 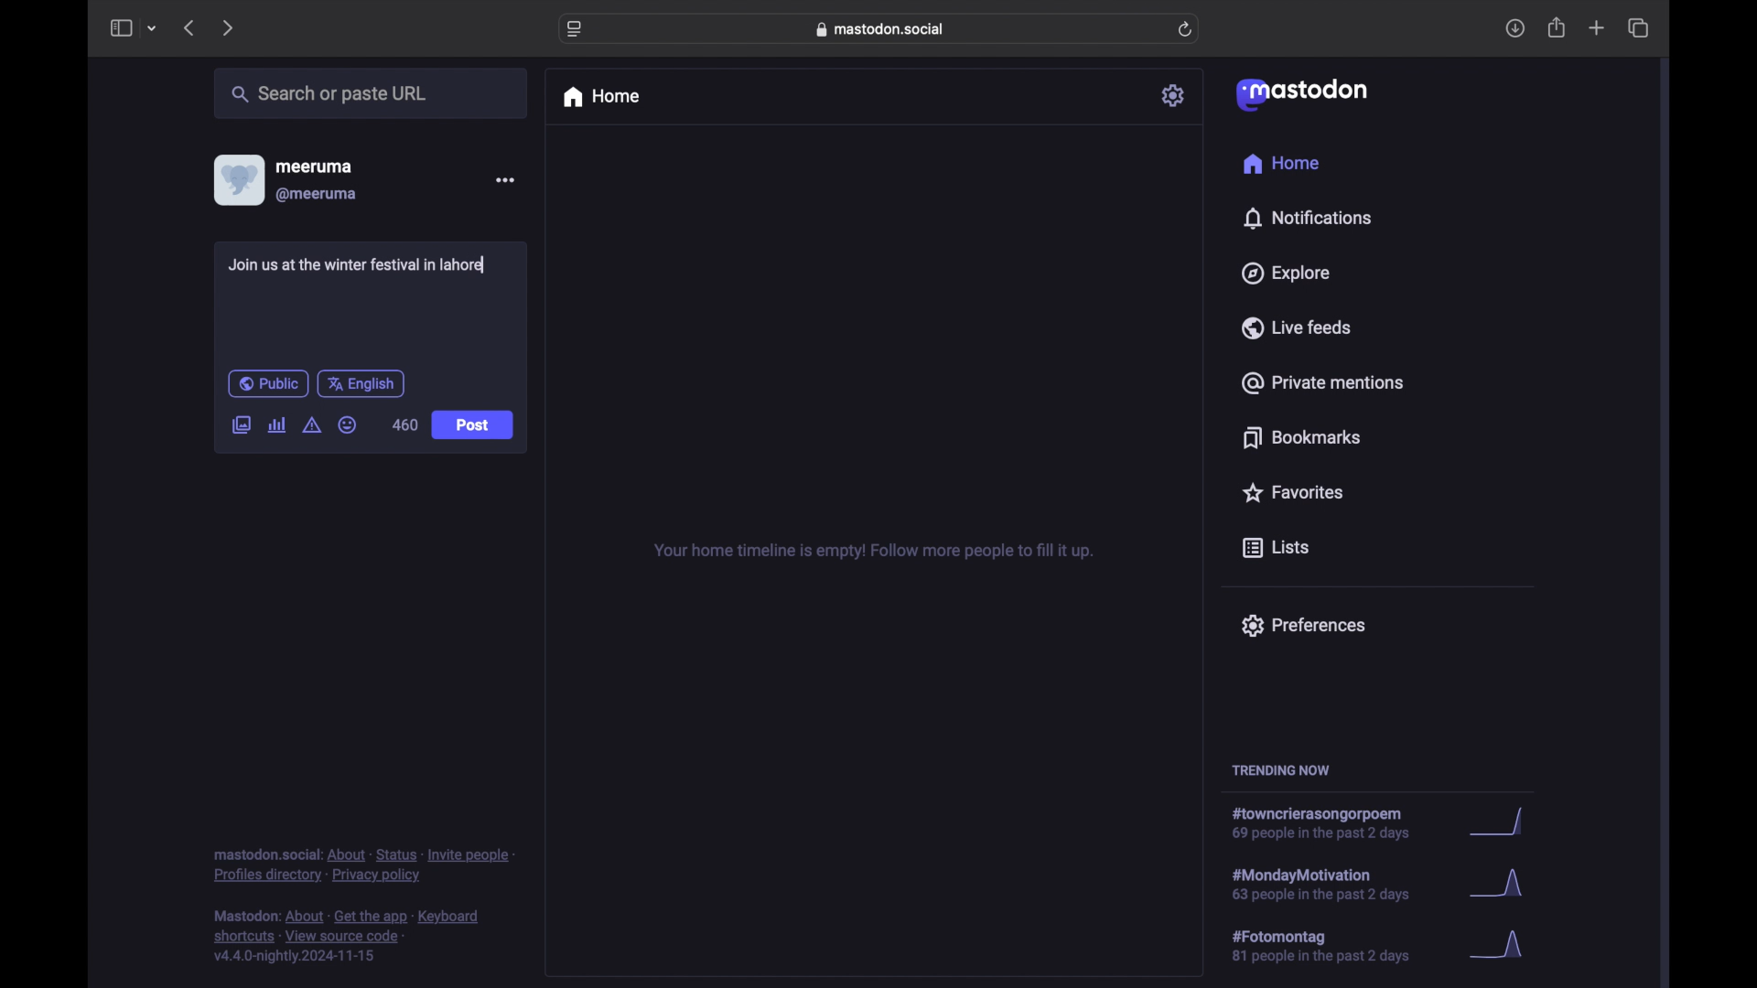 What do you see at coordinates (474, 426) in the screenshot?
I see `Post` at bounding box center [474, 426].